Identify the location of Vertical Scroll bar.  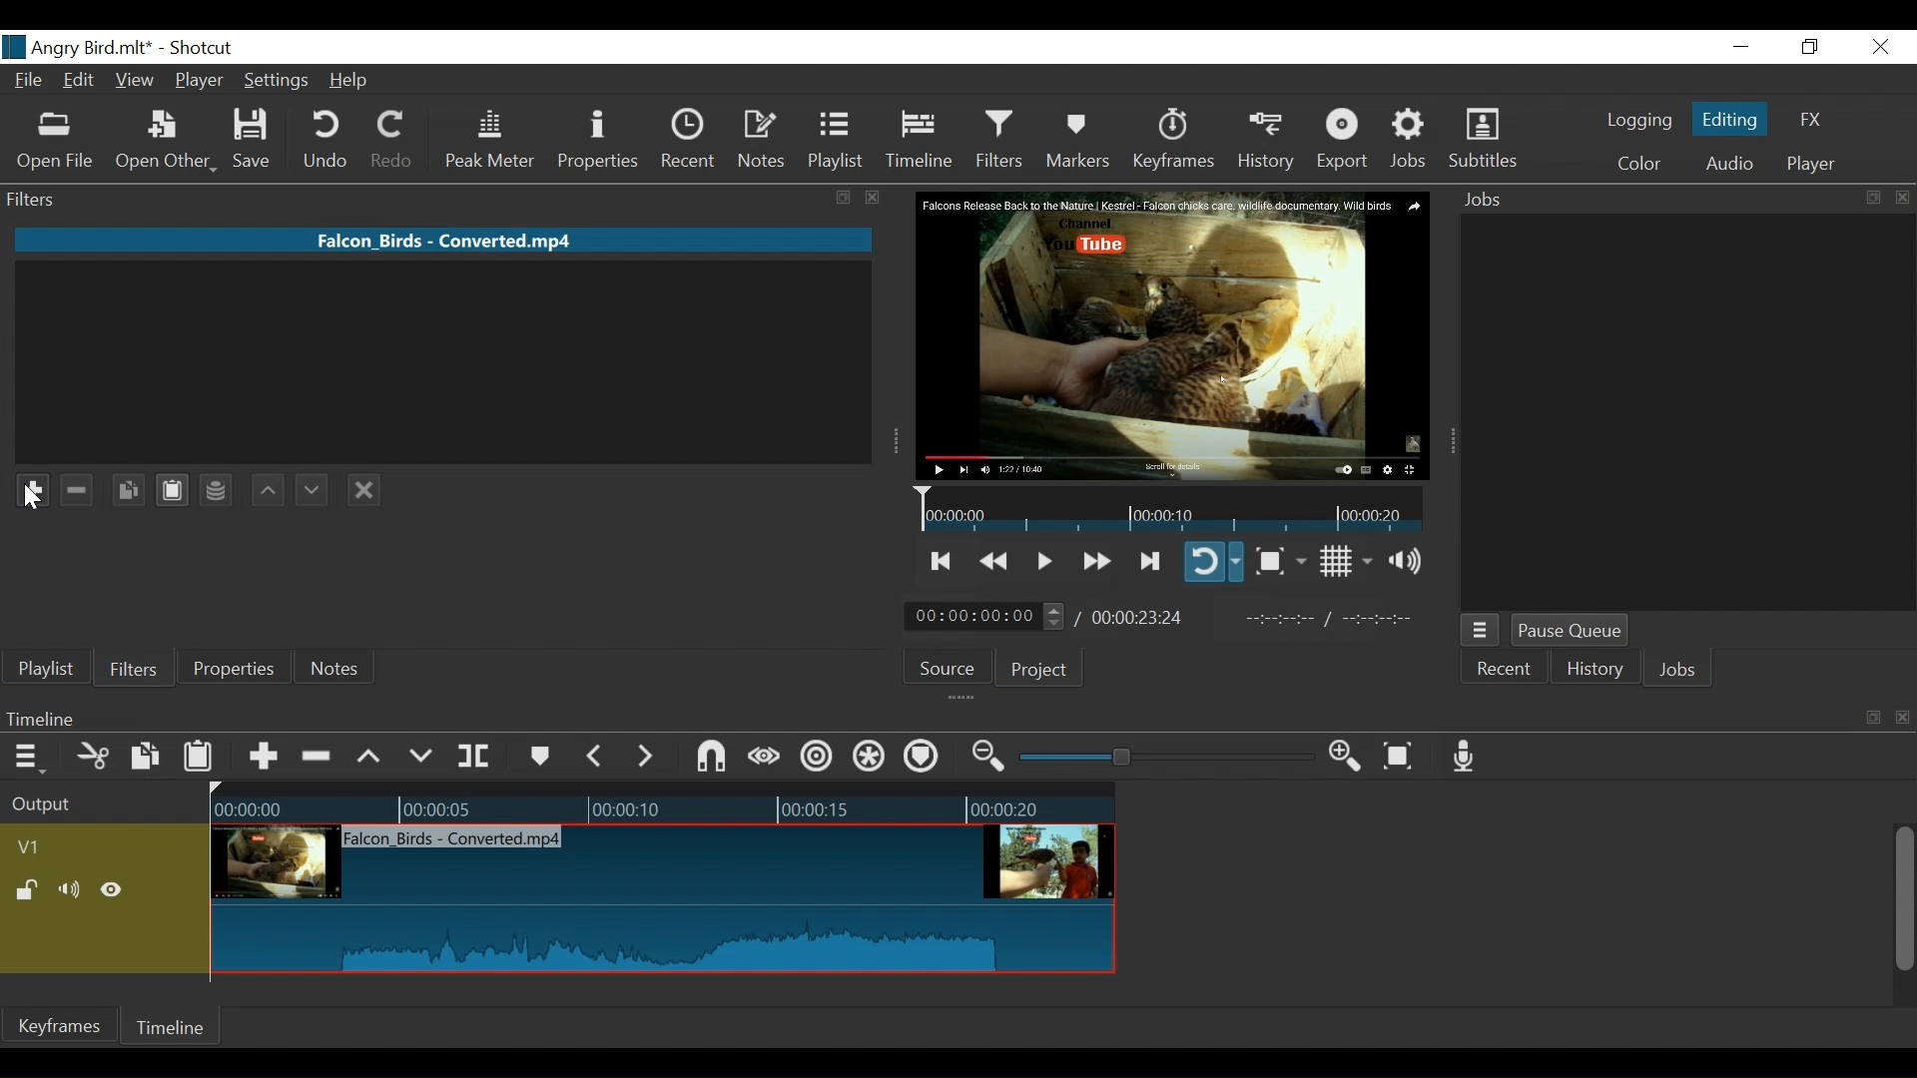
(1902, 901).